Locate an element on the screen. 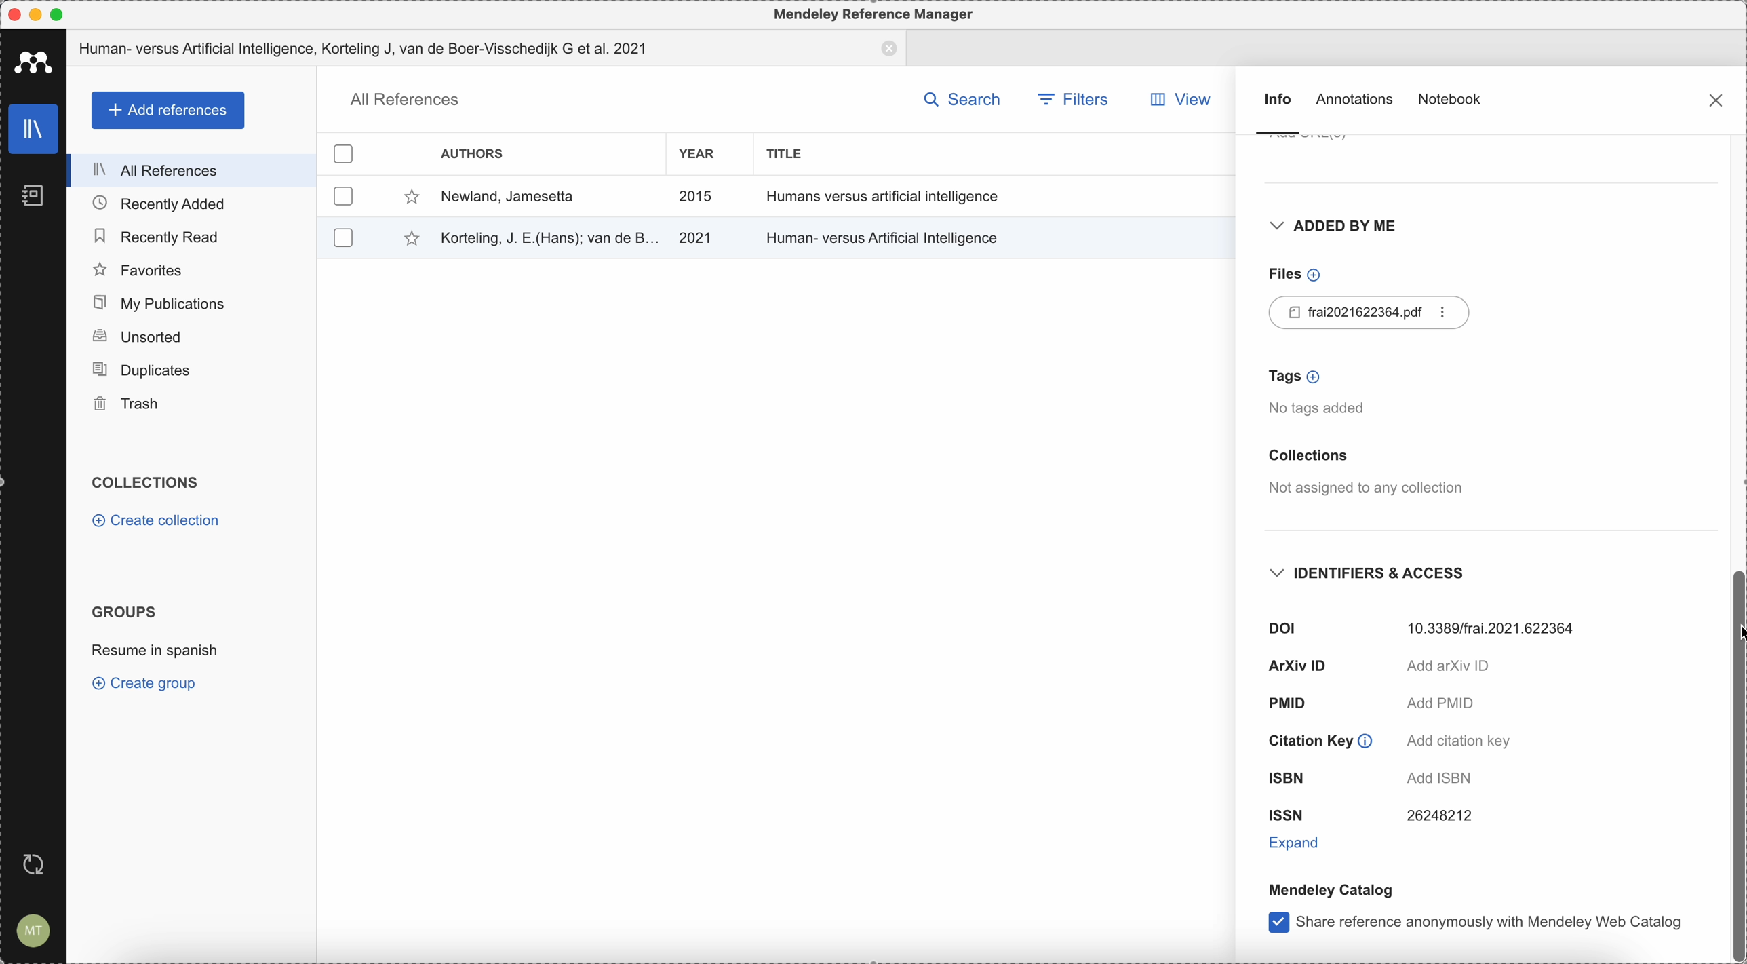  collections not assigned to any collection is located at coordinates (1363, 474).